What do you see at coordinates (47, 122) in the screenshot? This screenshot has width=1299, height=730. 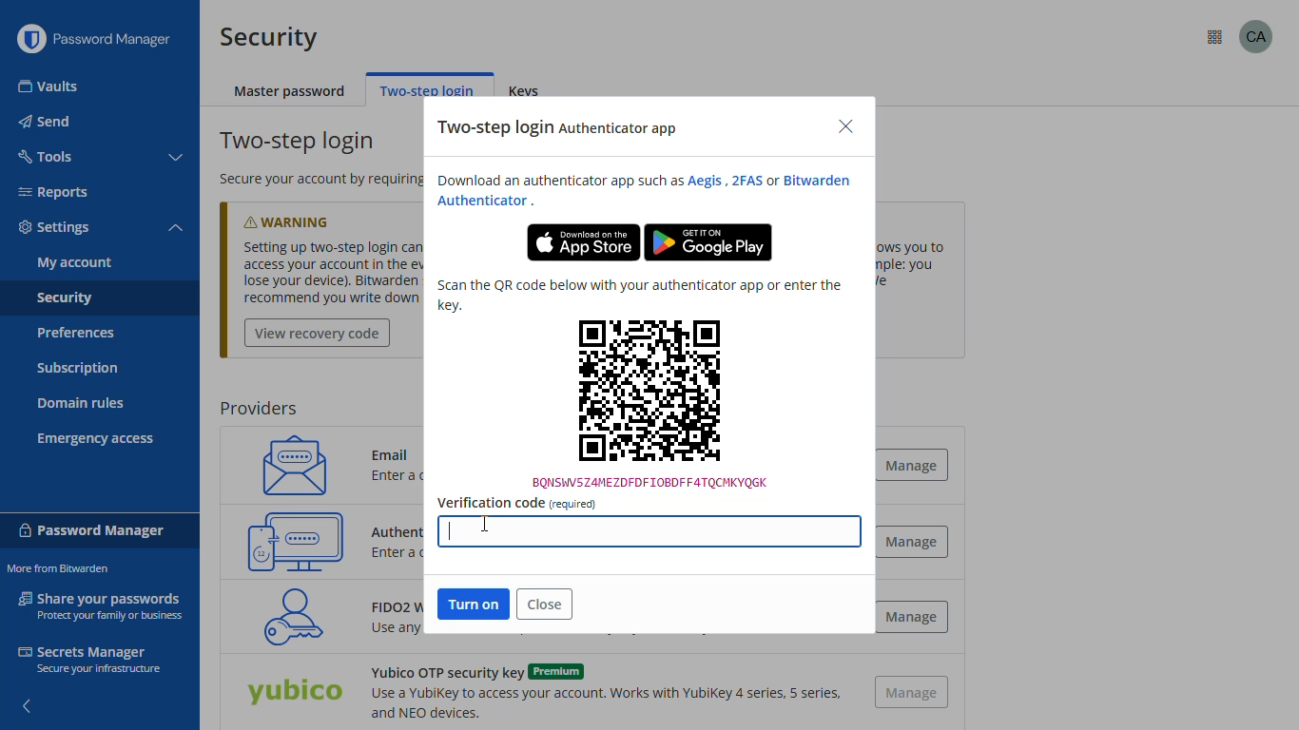 I see `send` at bounding box center [47, 122].